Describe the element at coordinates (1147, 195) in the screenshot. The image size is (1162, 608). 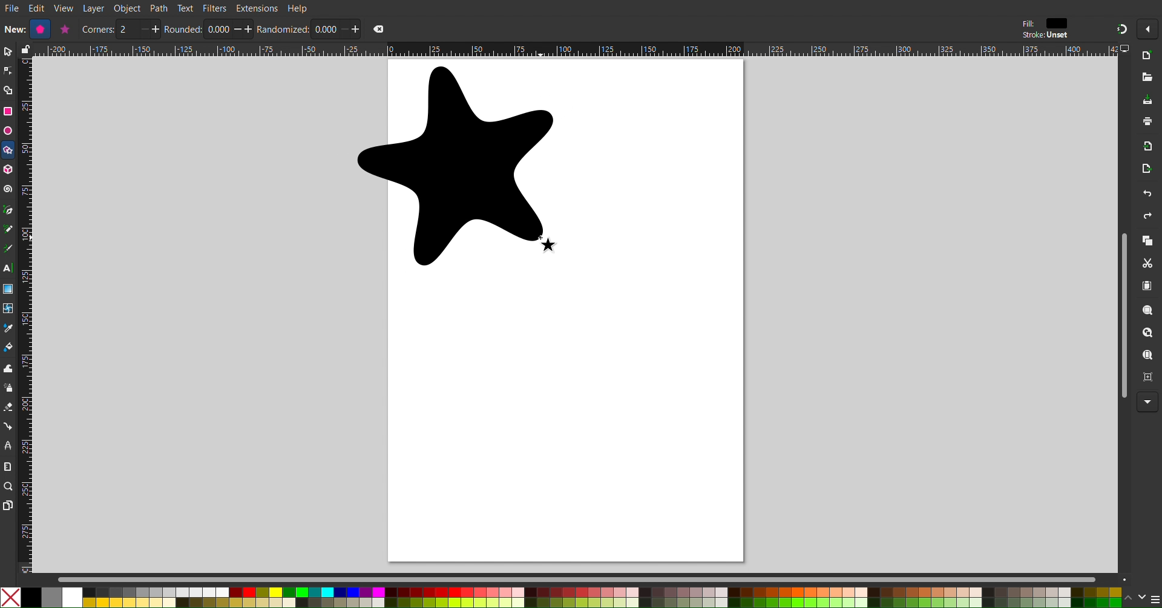
I see `Undo` at that location.